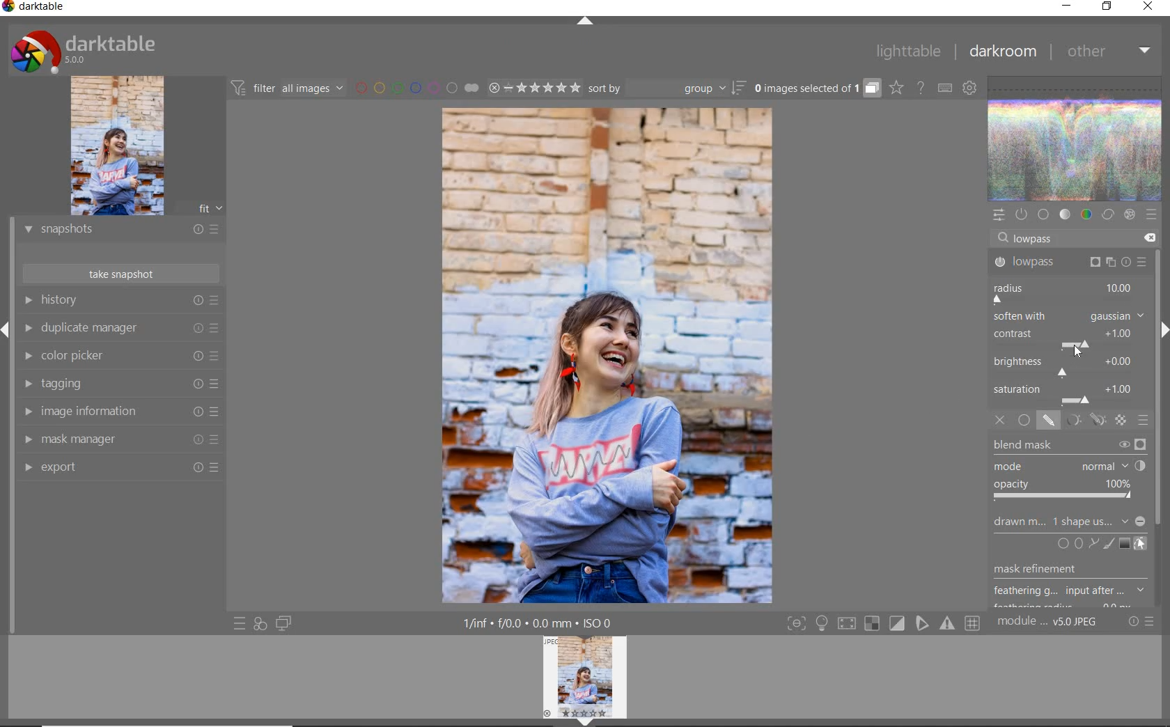 This screenshot has height=727, width=1170. I want to click on darkroom, so click(1003, 52).